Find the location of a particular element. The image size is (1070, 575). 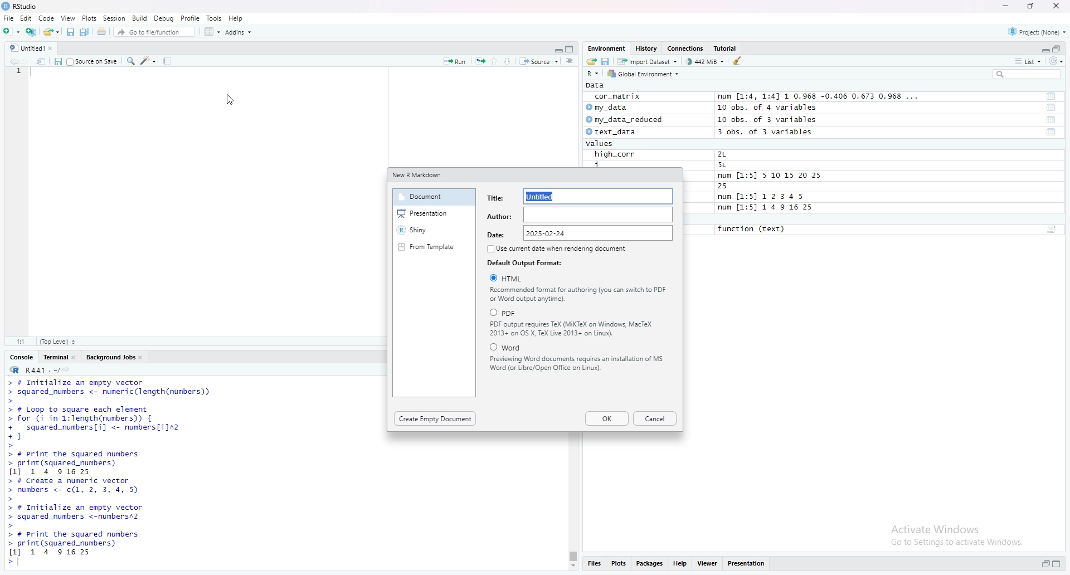

Down is located at coordinates (512, 60).